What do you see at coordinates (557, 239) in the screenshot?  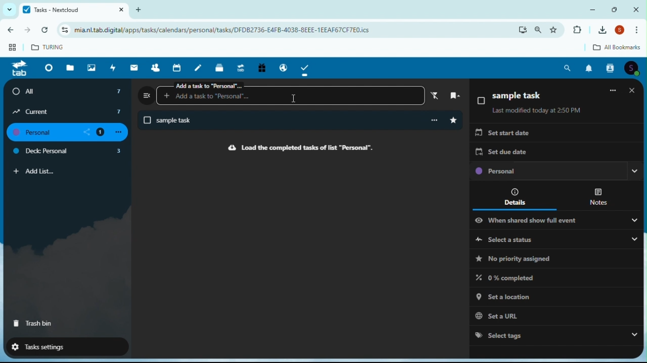 I see `` at bounding box center [557, 239].